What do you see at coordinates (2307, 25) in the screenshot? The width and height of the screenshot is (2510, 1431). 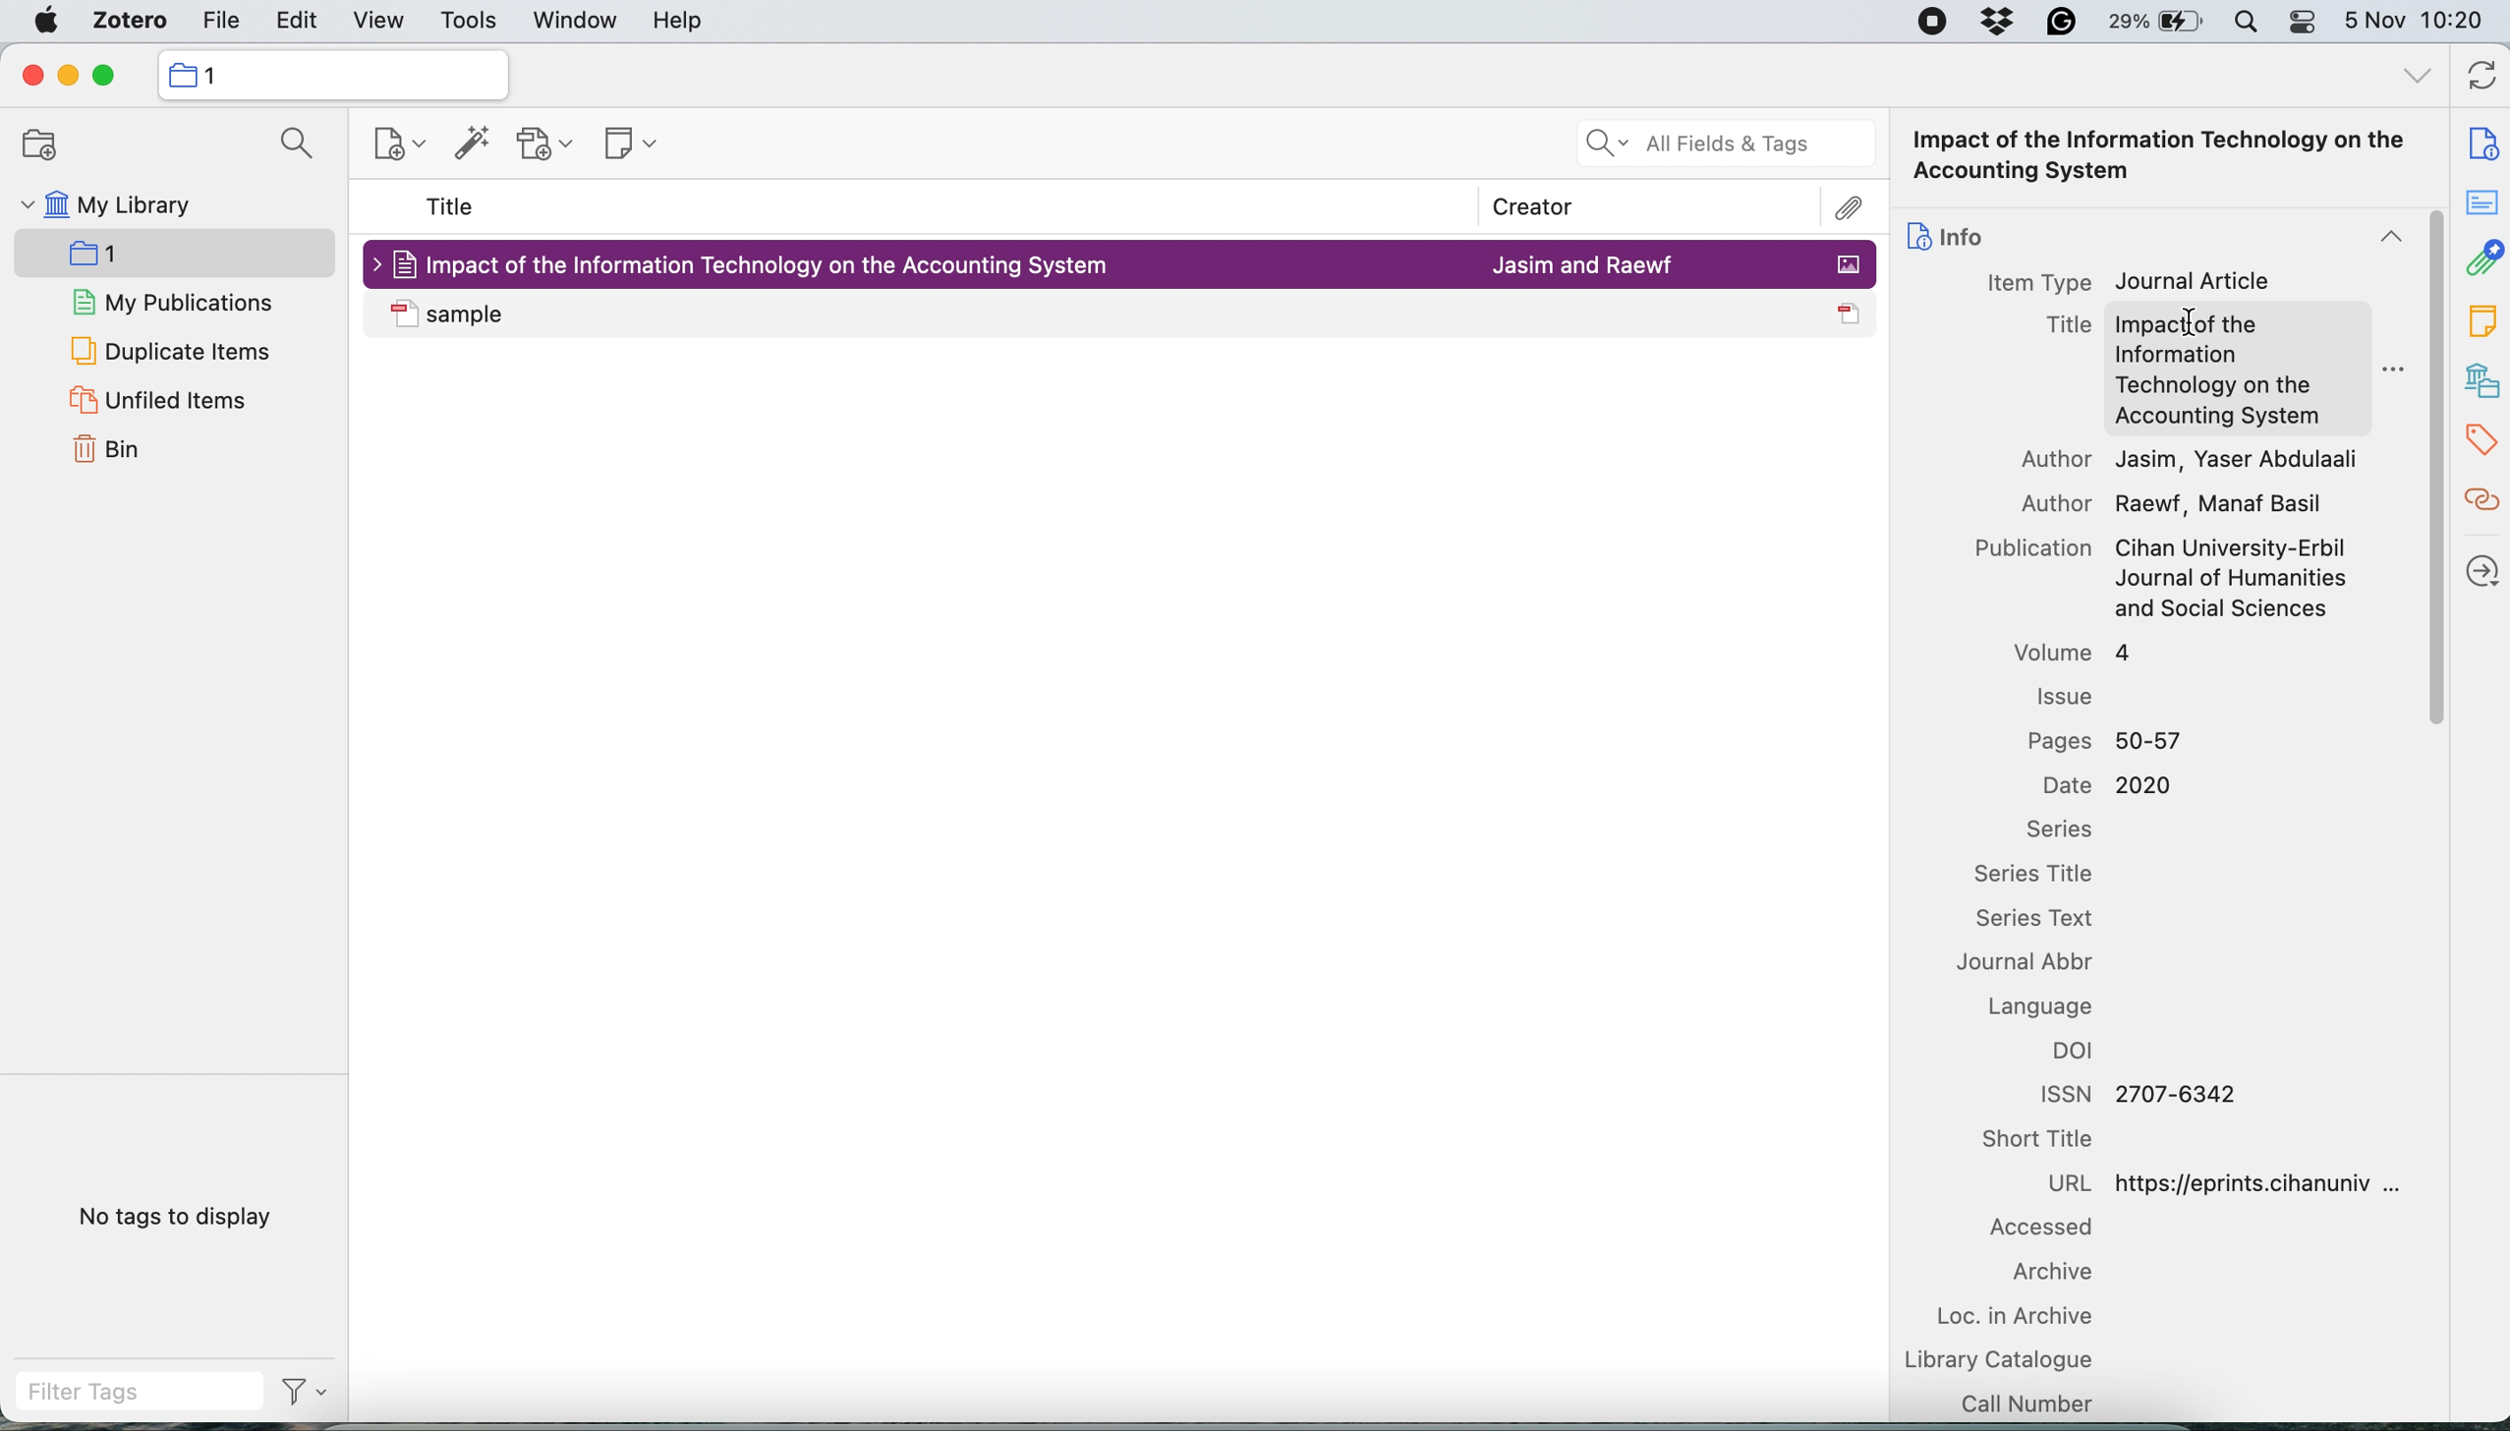 I see `control center` at bounding box center [2307, 25].